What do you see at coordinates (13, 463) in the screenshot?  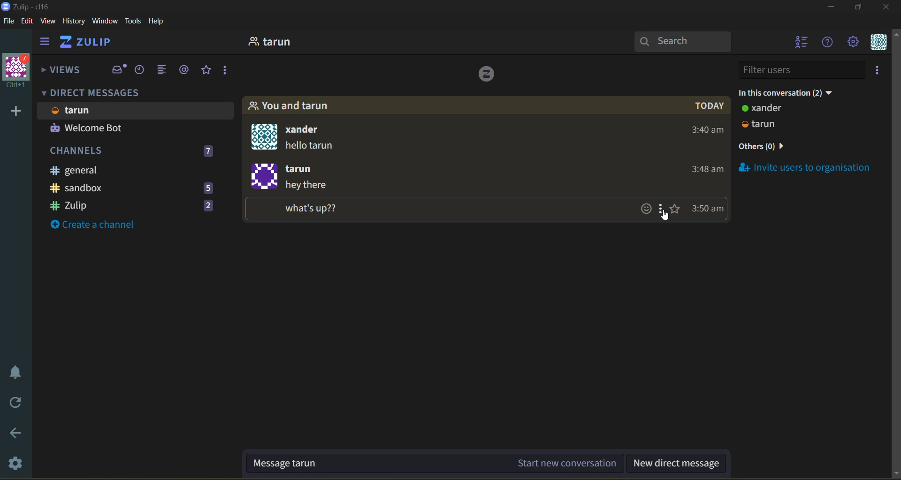 I see `settings` at bounding box center [13, 463].